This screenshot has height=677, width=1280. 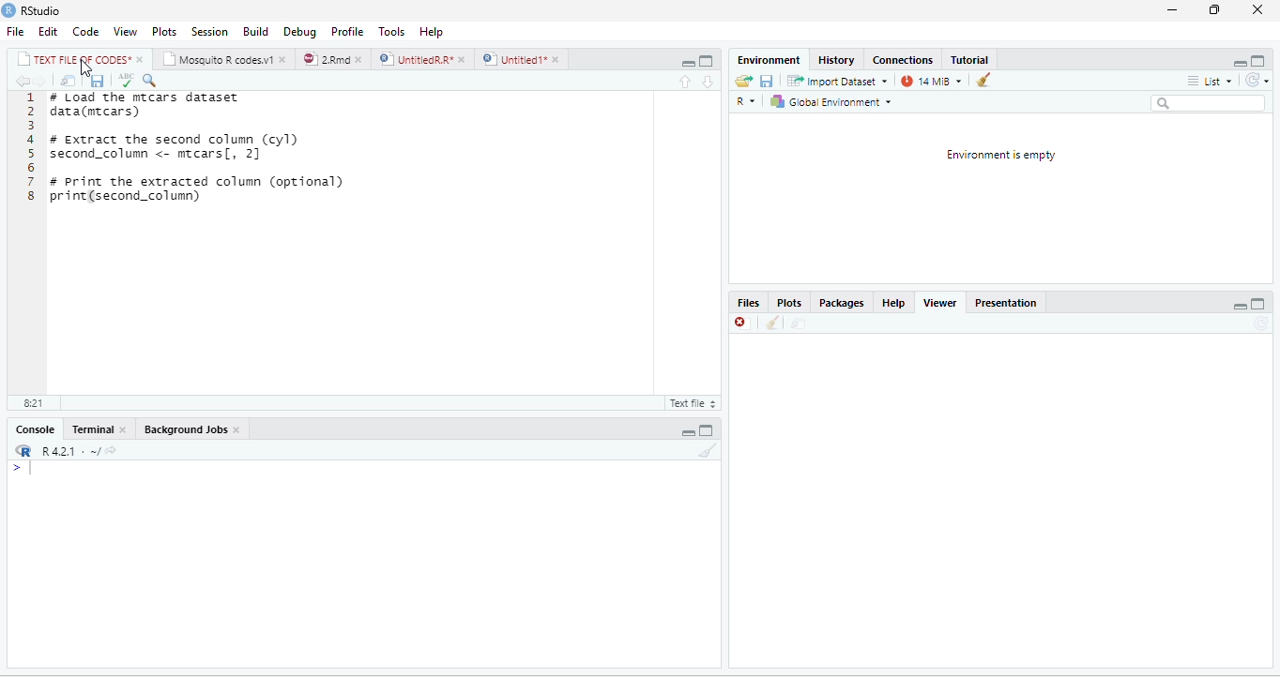 I want to click on search, so click(x=1209, y=102).